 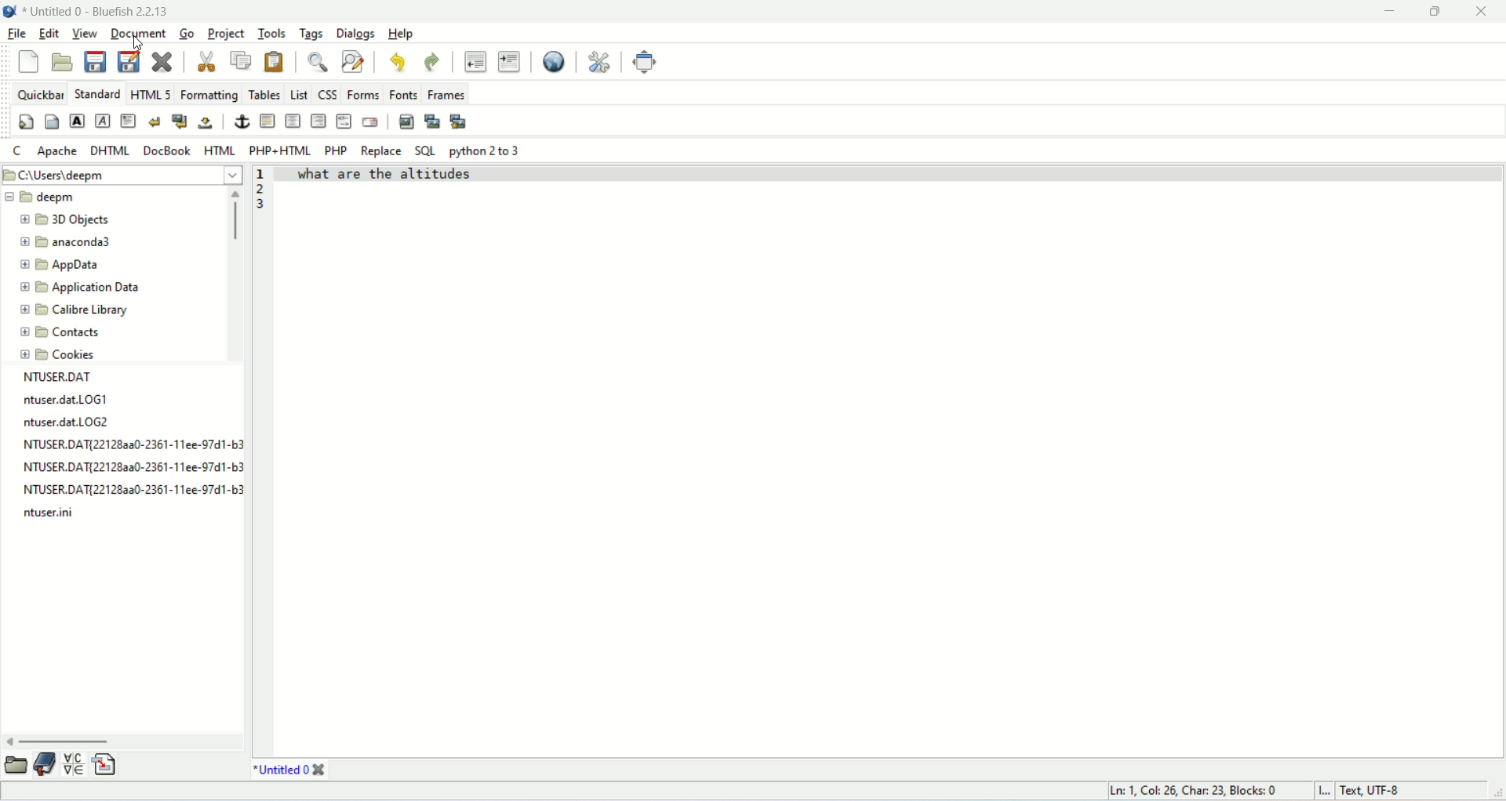 What do you see at coordinates (272, 33) in the screenshot?
I see `tools` at bounding box center [272, 33].